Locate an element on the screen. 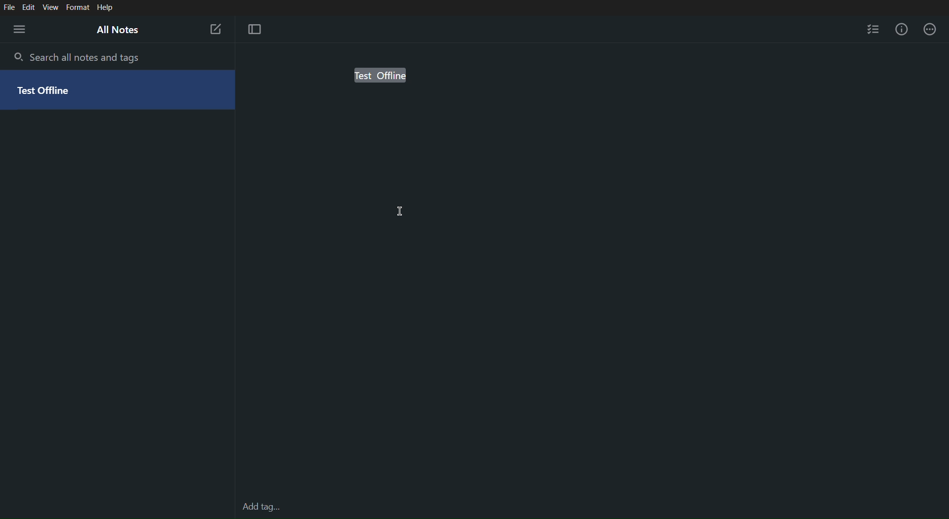 Image resolution: width=949 pixels, height=519 pixels. More is located at coordinates (933, 31).